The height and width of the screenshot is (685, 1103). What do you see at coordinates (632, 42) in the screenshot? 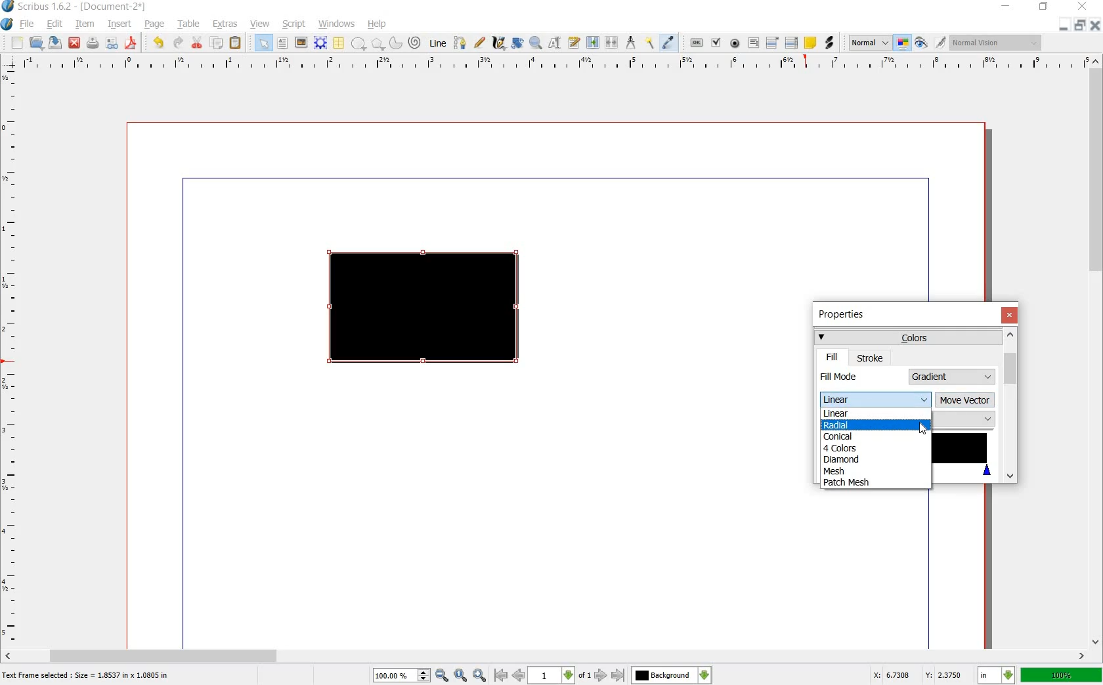
I see `measurement` at bounding box center [632, 42].